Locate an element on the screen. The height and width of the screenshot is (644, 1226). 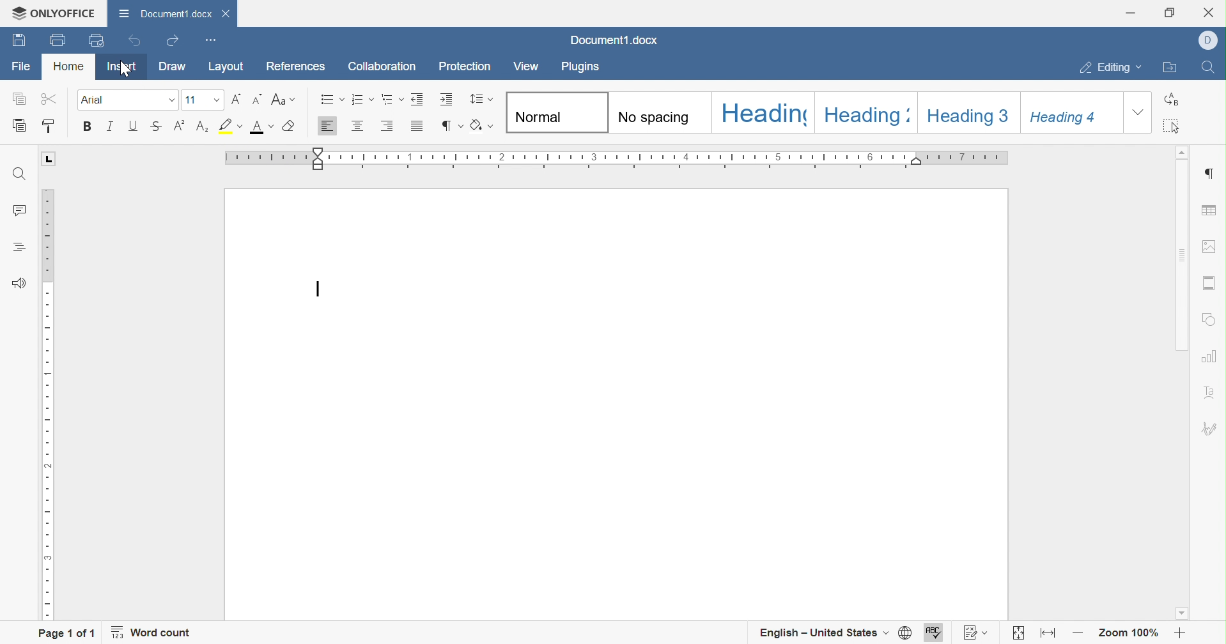
Restore down is located at coordinates (1169, 13).